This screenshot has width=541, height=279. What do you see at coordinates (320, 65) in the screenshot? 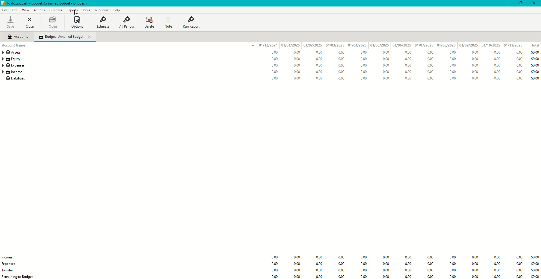
I see `0.00` at bounding box center [320, 65].